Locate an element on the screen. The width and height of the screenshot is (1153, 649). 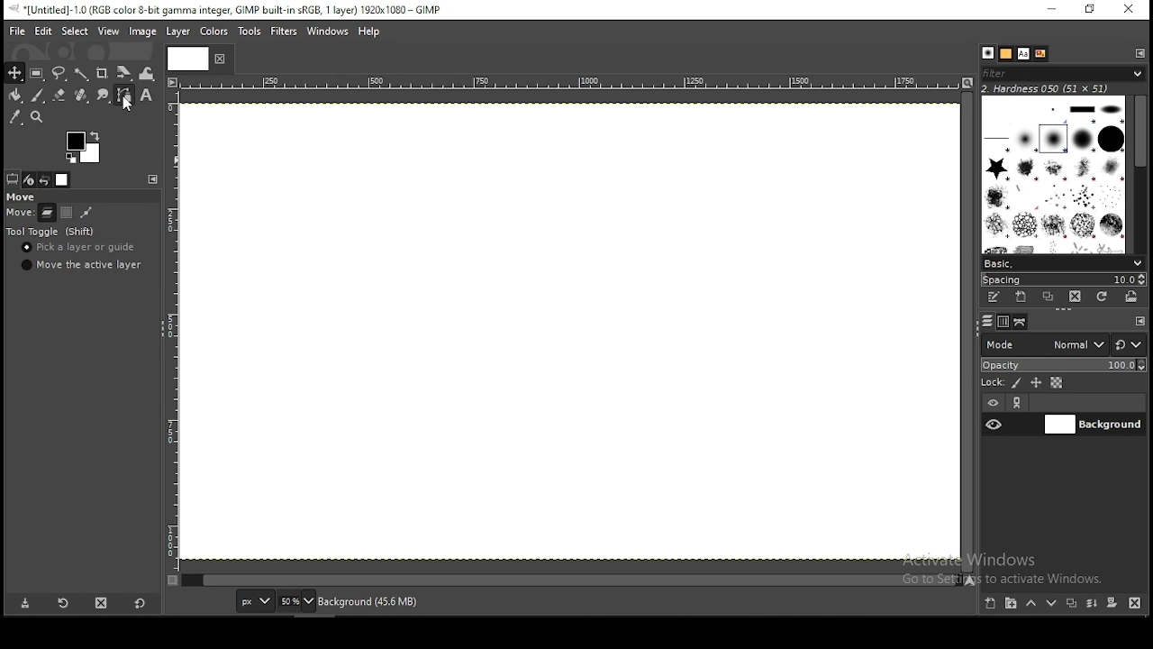
minimize is located at coordinates (1053, 9).